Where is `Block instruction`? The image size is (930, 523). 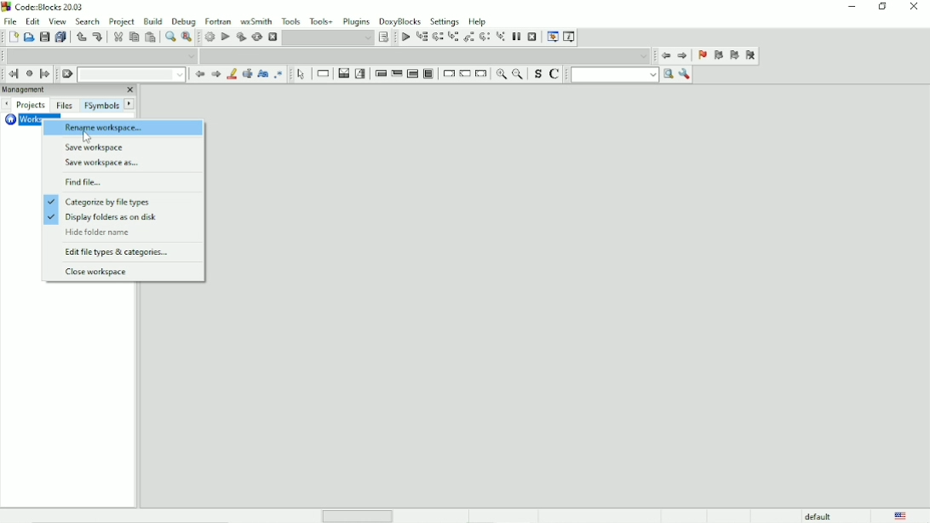
Block instruction is located at coordinates (429, 75).